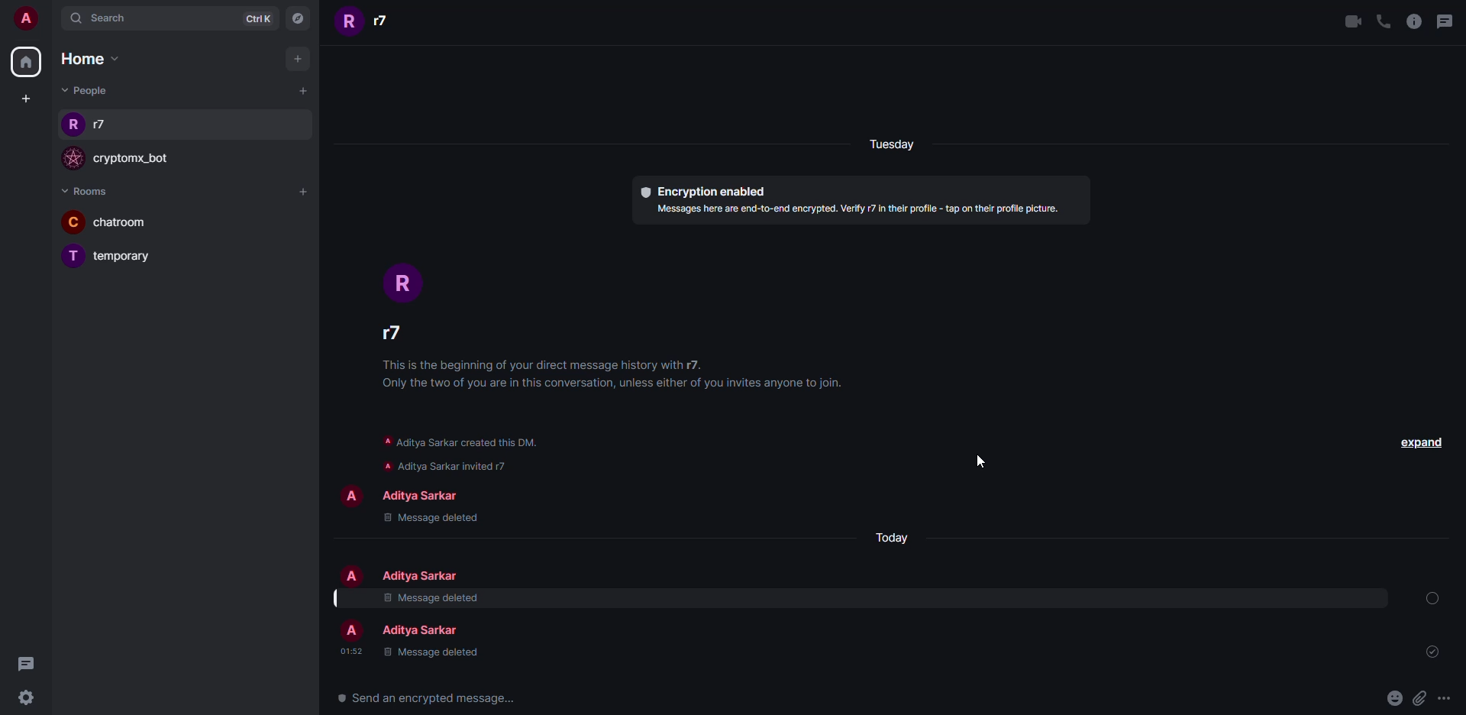 The height and width of the screenshot is (715, 1466). I want to click on threads, so click(31, 665).